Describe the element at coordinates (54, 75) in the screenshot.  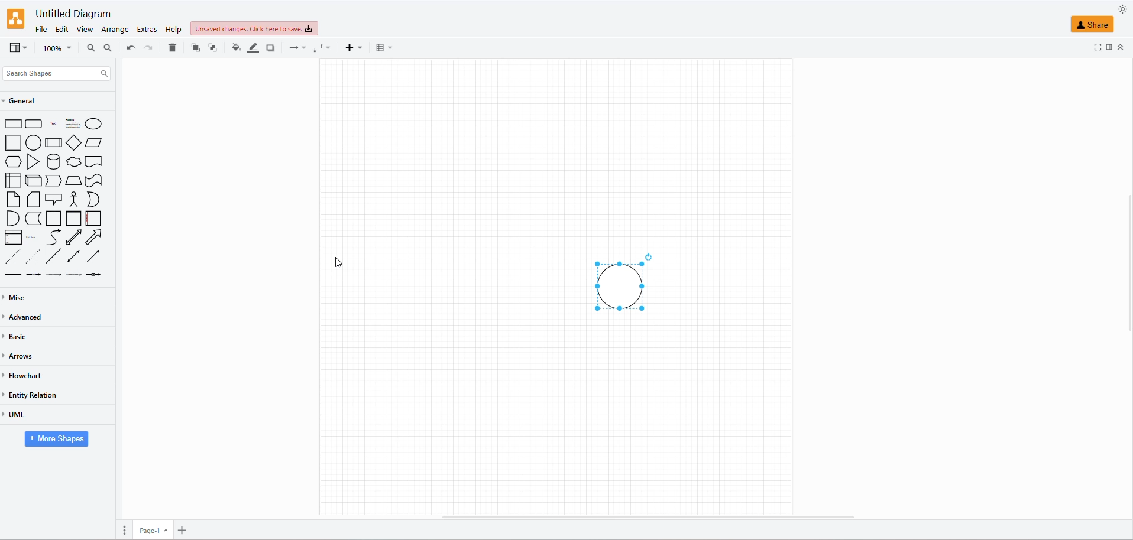
I see `SEARCH` at that location.